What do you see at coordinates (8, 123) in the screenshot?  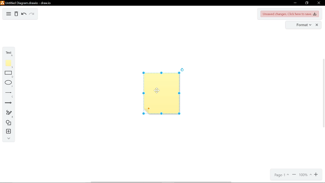 I see `shapes` at bounding box center [8, 123].